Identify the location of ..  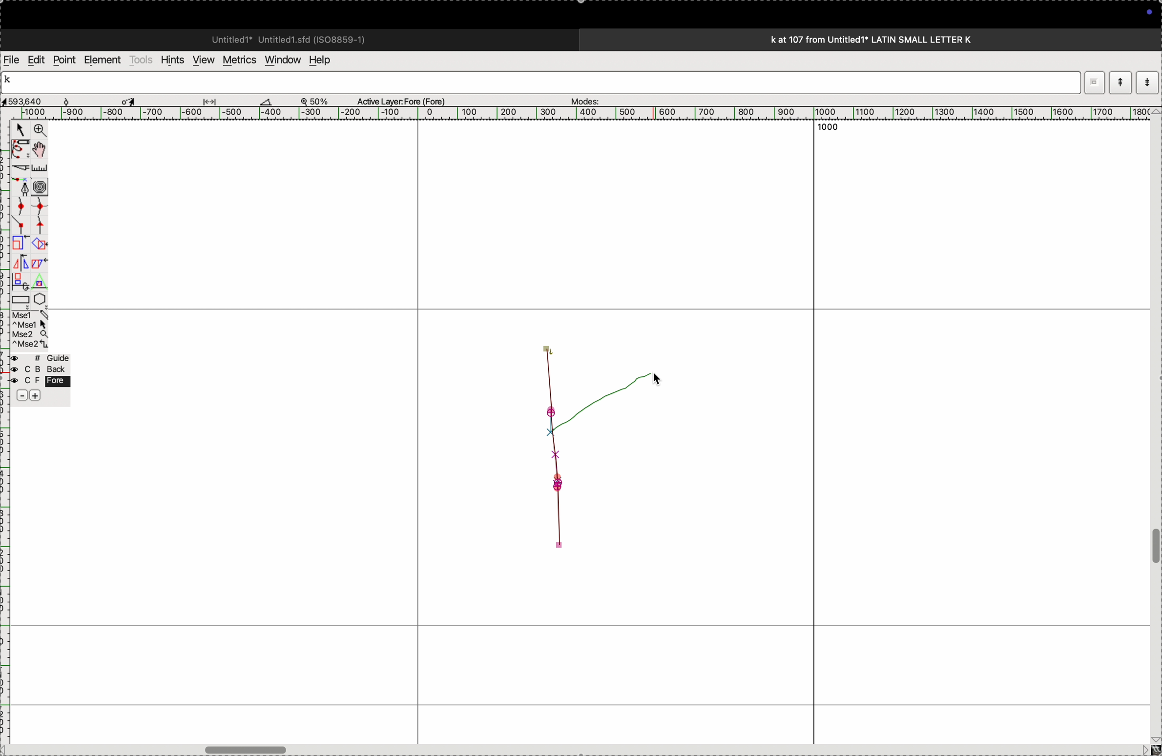
(1146, 82).